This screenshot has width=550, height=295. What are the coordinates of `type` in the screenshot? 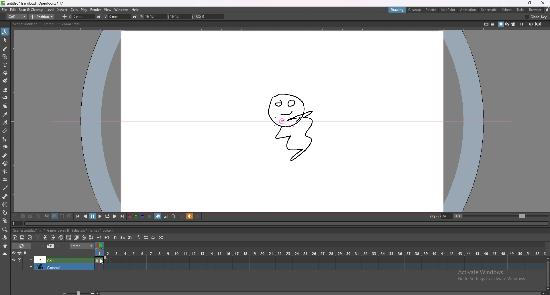 It's located at (17, 17).